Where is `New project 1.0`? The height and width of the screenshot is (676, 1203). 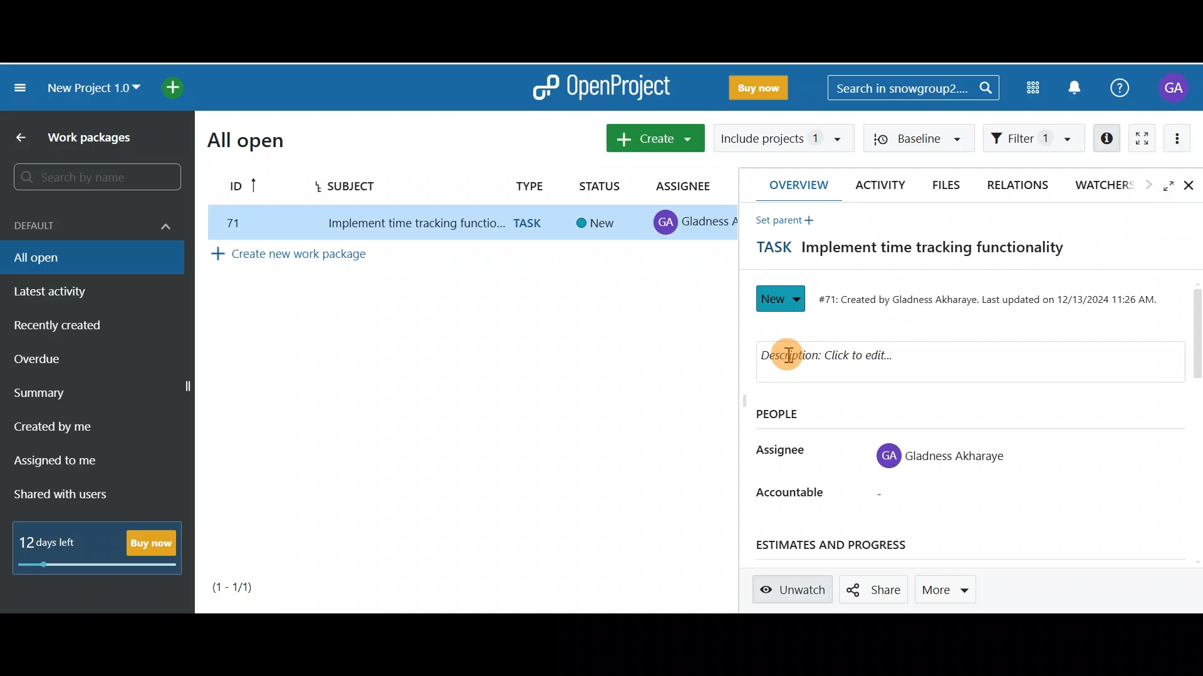
New project 1.0 is located at coordinates (93, 86).